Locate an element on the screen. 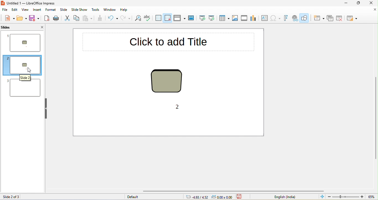 This screenshot has height=200, width=378. maximize is located at coordinates (358, 3).